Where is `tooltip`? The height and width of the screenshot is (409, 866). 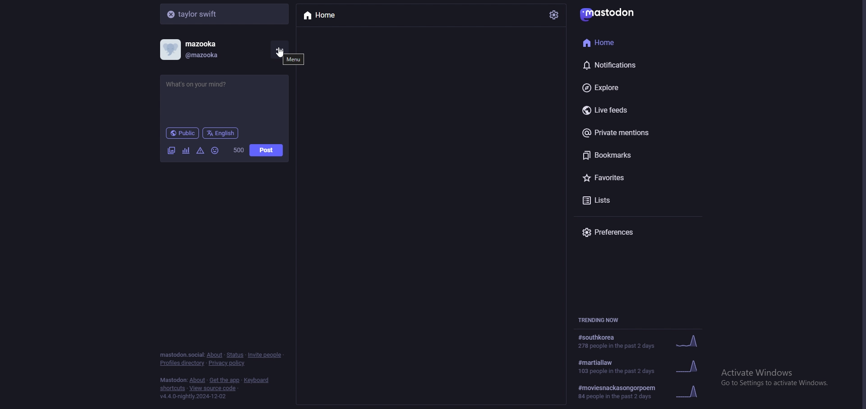 tooltip is located at coordinates (295, 59).